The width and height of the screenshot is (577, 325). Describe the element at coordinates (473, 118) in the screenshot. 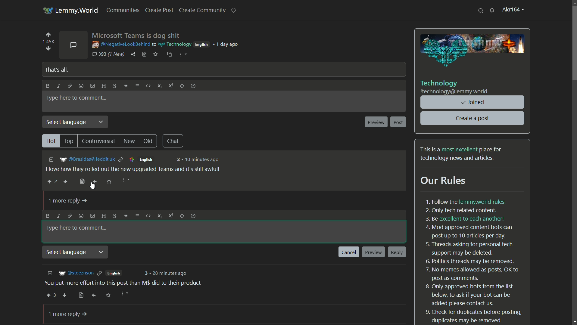

I see `create a post` at that location.